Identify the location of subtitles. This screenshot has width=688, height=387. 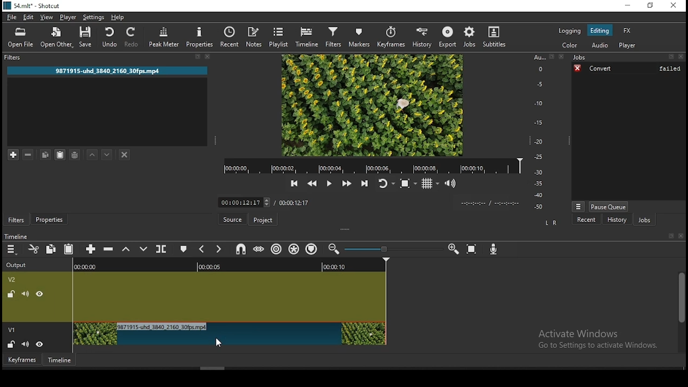
(495, 37).